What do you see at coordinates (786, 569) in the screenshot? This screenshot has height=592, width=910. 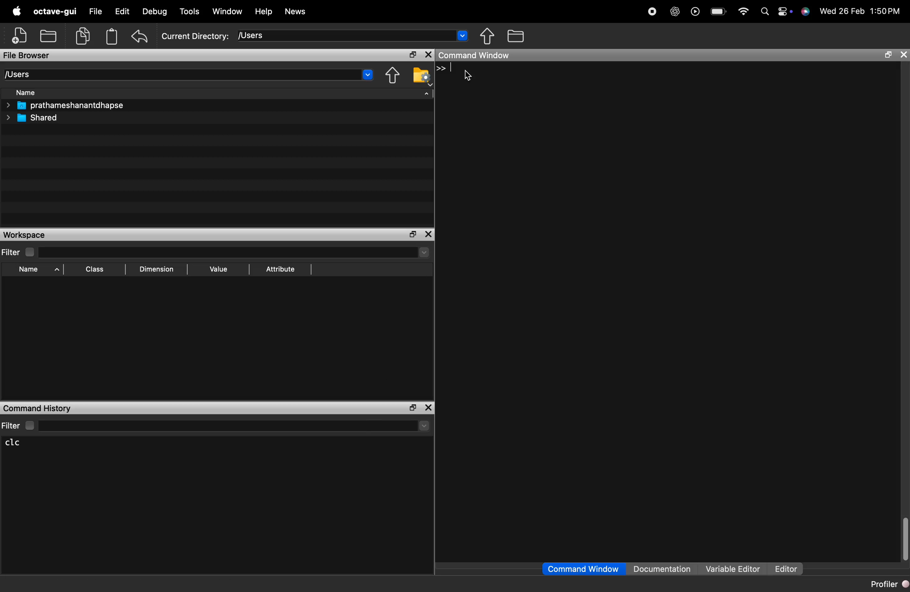 I see `Editor` at bounding box center [786, 569].